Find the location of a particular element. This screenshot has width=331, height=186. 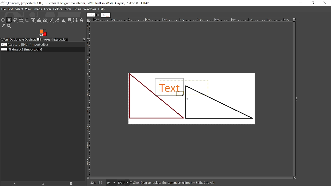

Horizonta label is located at coordinates (191, 20).